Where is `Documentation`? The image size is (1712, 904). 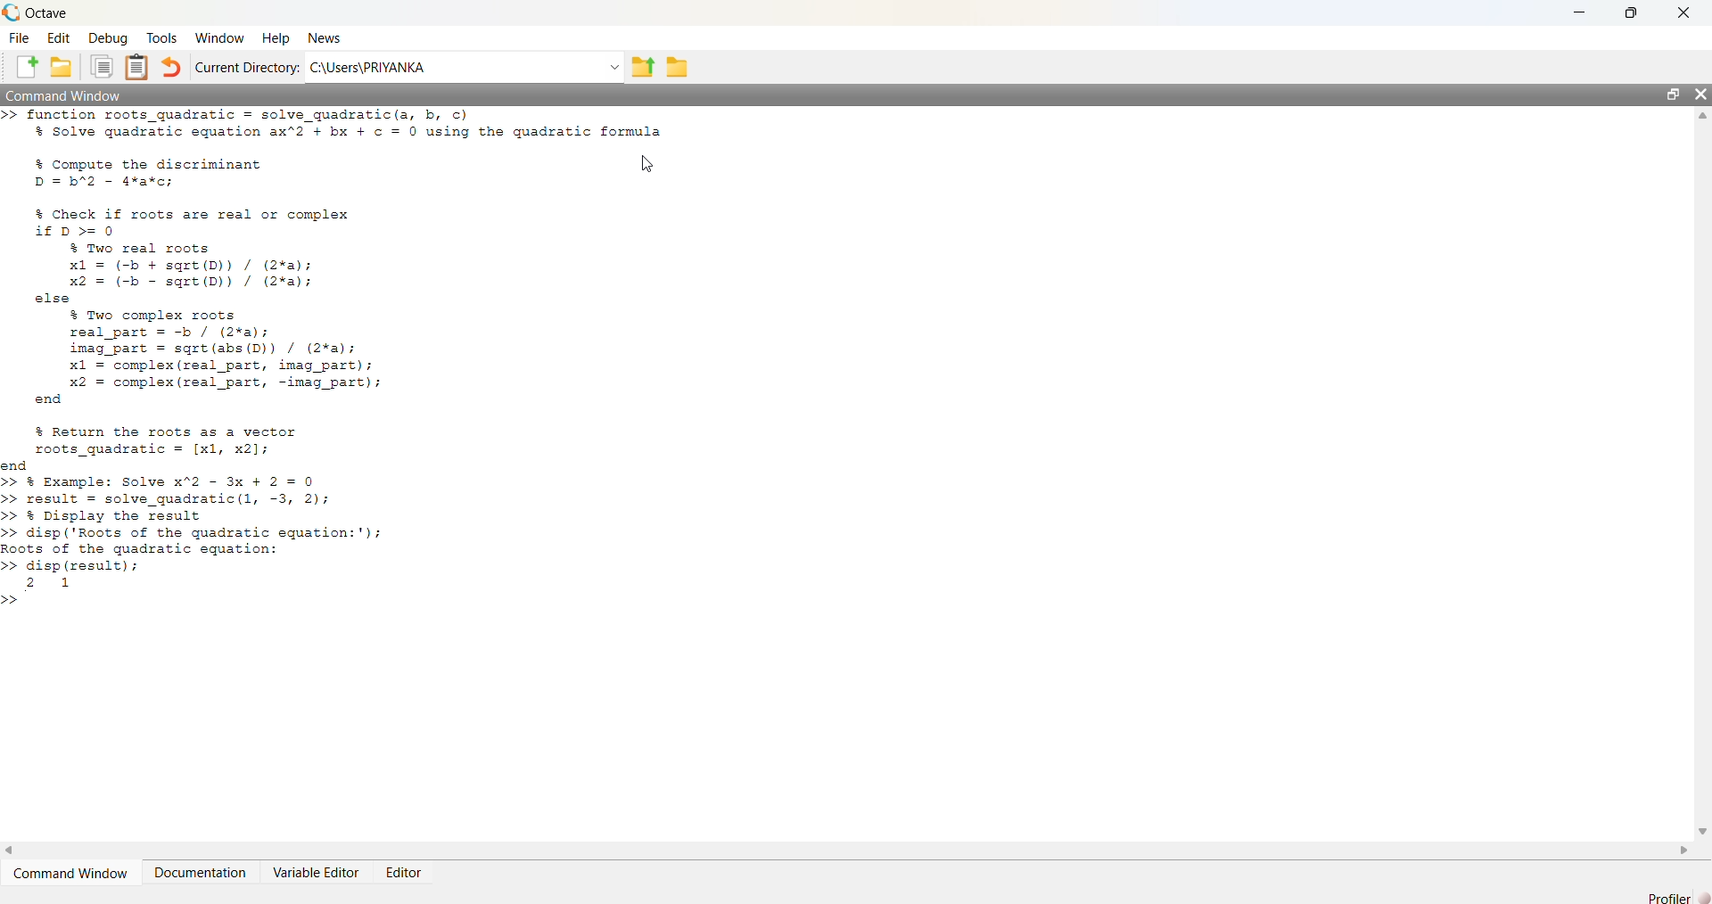 Documentation is located at coordinates (202, 871).